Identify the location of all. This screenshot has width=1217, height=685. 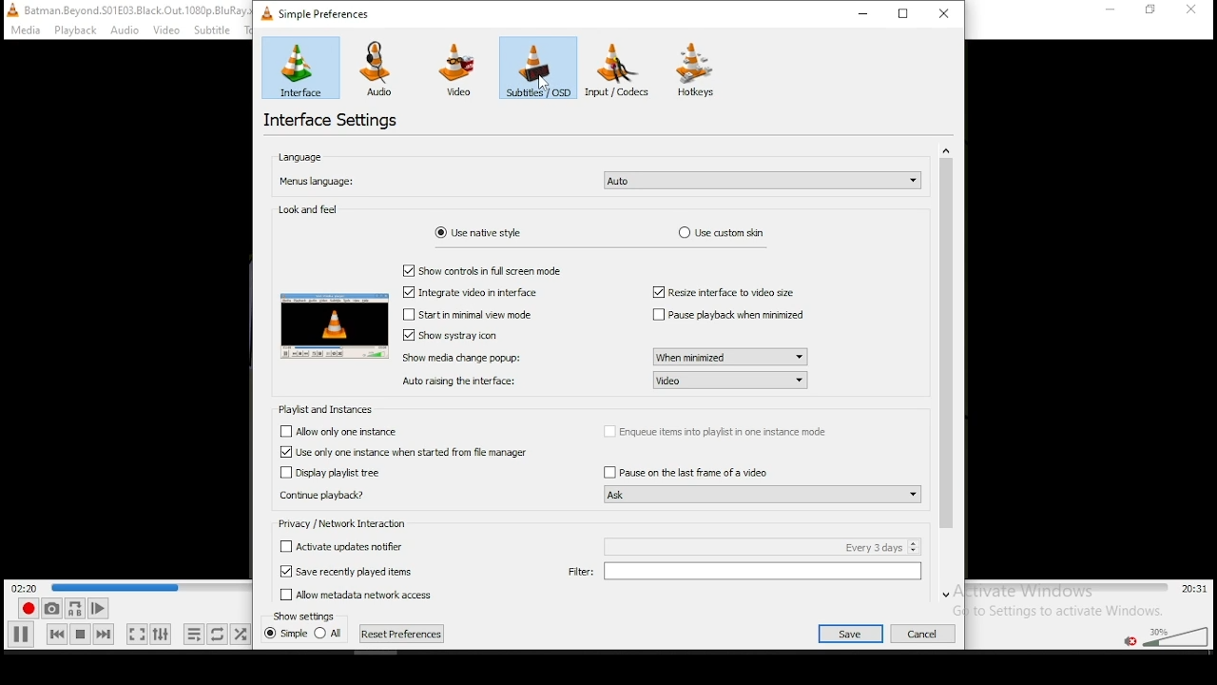
(328, 632).